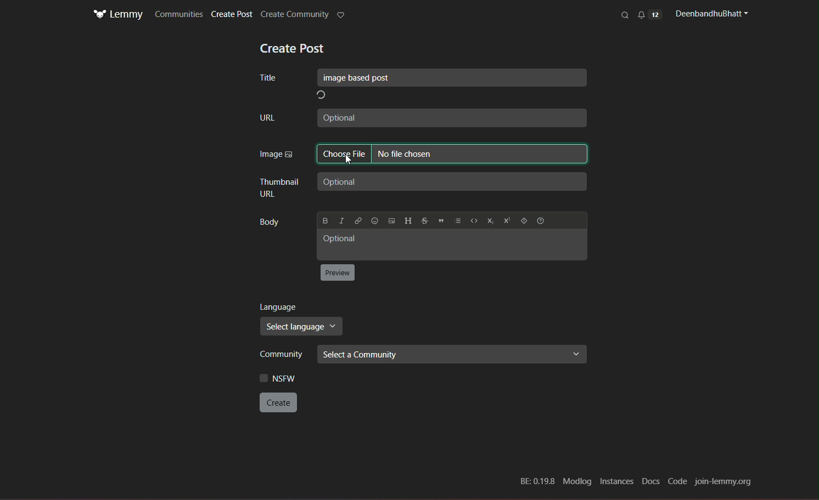 The height and width of the screenshot is (500, 819). What do you see at coordinates (391, 219) in the screenshot?
I see `Upload image` at bounding box center [391, 219].